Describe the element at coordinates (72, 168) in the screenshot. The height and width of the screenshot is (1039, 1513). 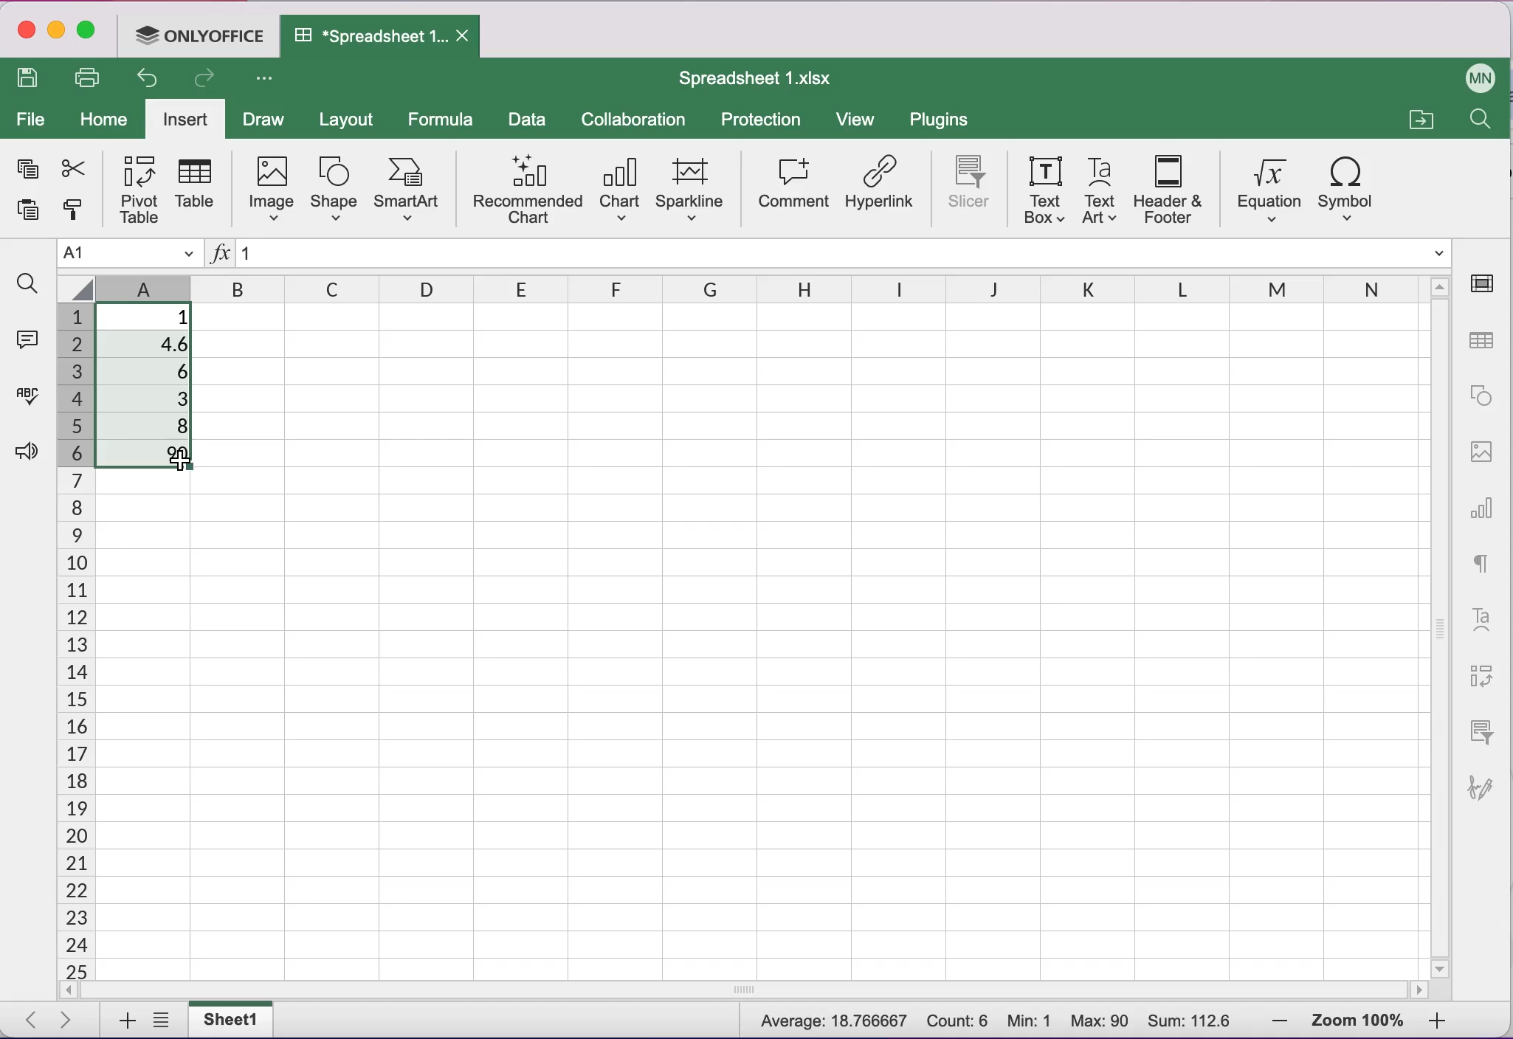
I see `cut` at that location.